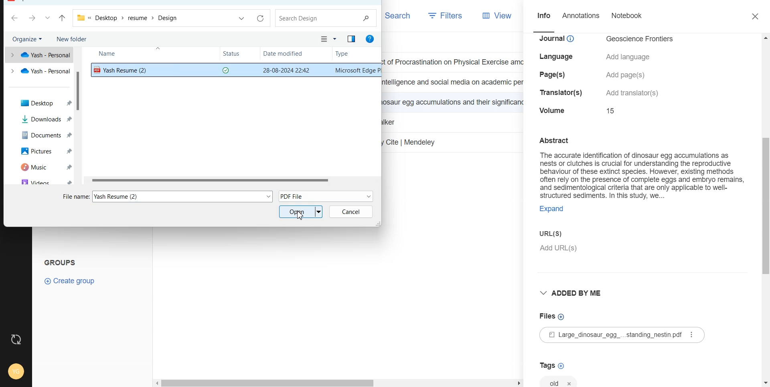 The width and height of the screenshot is (770, 387). I want to click on details, so click(633, 93).